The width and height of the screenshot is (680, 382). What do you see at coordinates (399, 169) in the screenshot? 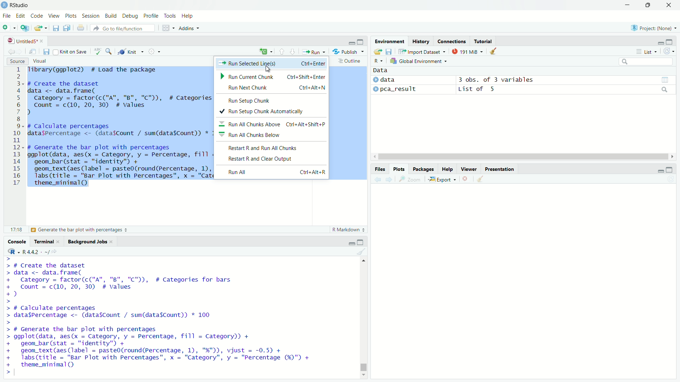
I see `Plots` at bounding box center [399, 169].